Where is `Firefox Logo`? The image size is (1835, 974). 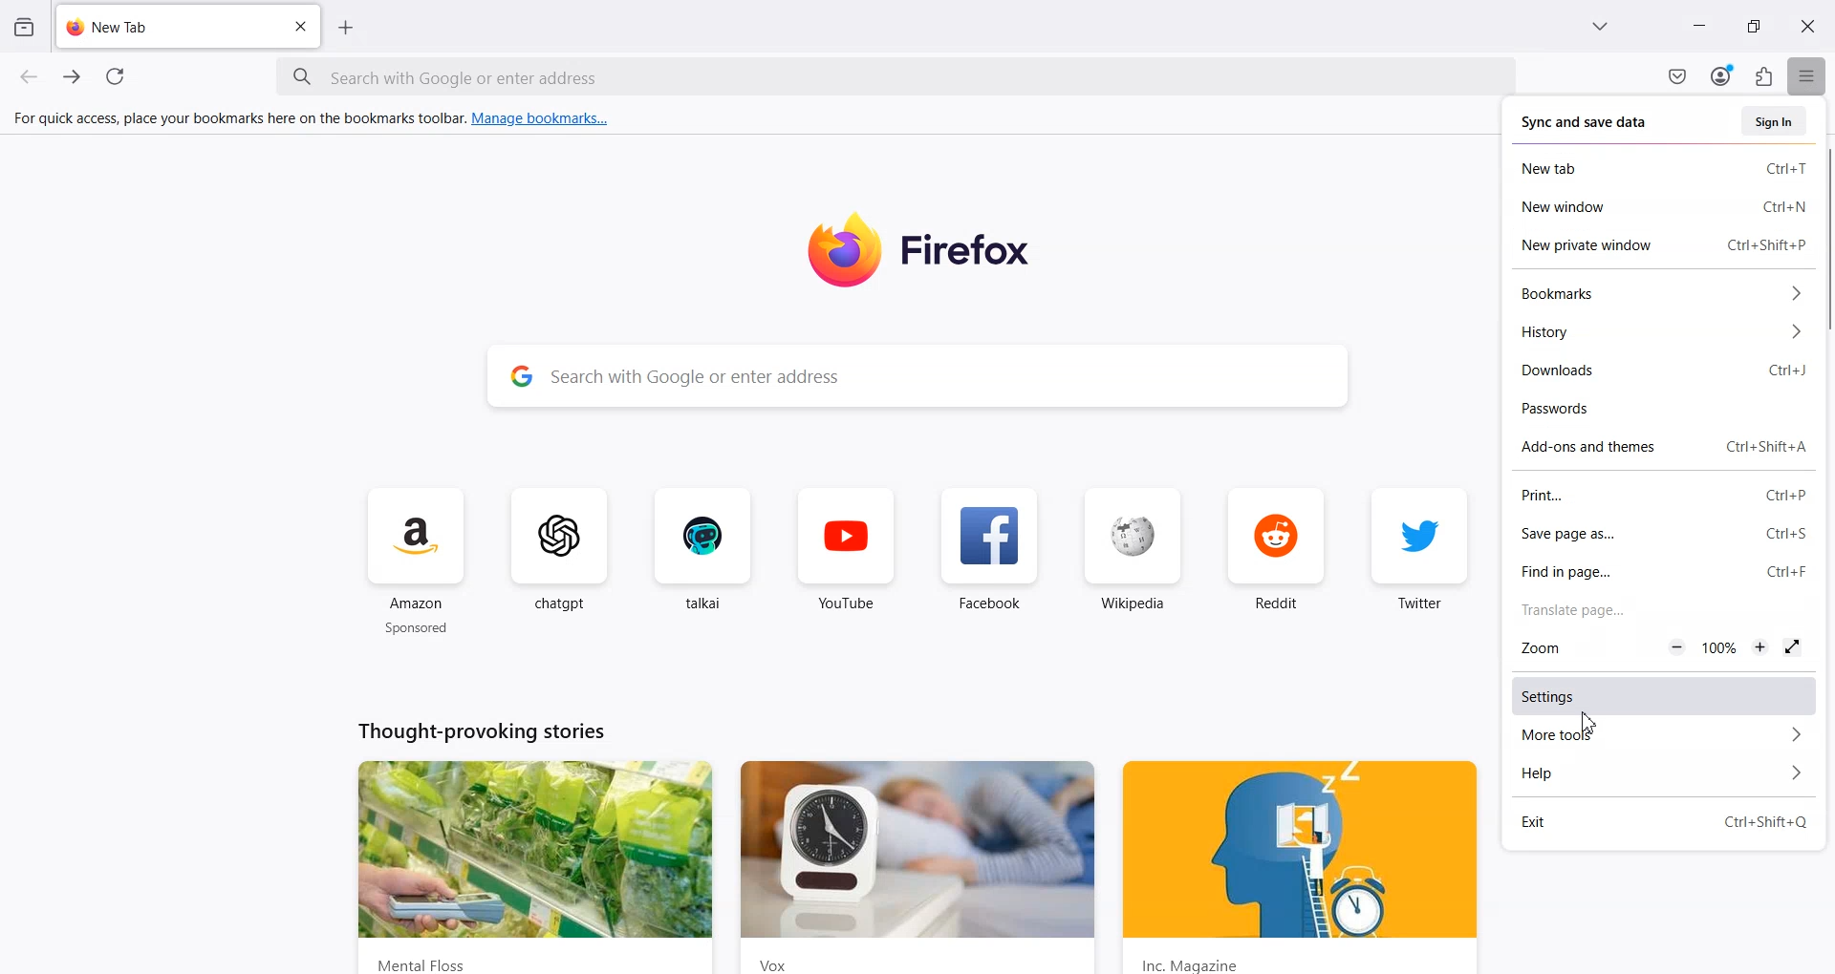 Firefox Logo is located at coordinates (916, 249).